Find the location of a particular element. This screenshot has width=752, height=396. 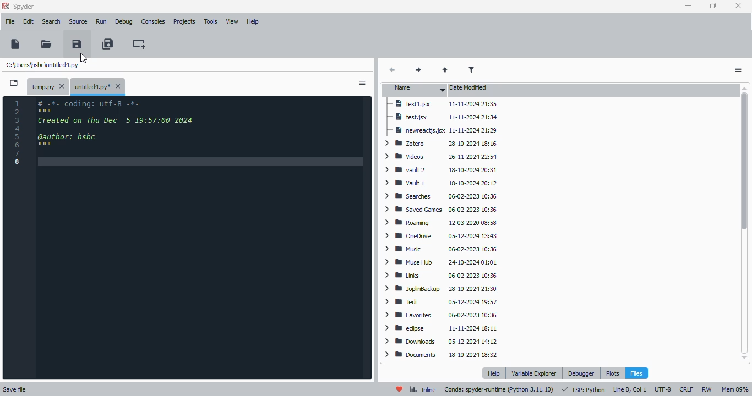

LSP: Python is located at coordinates (583, 390).